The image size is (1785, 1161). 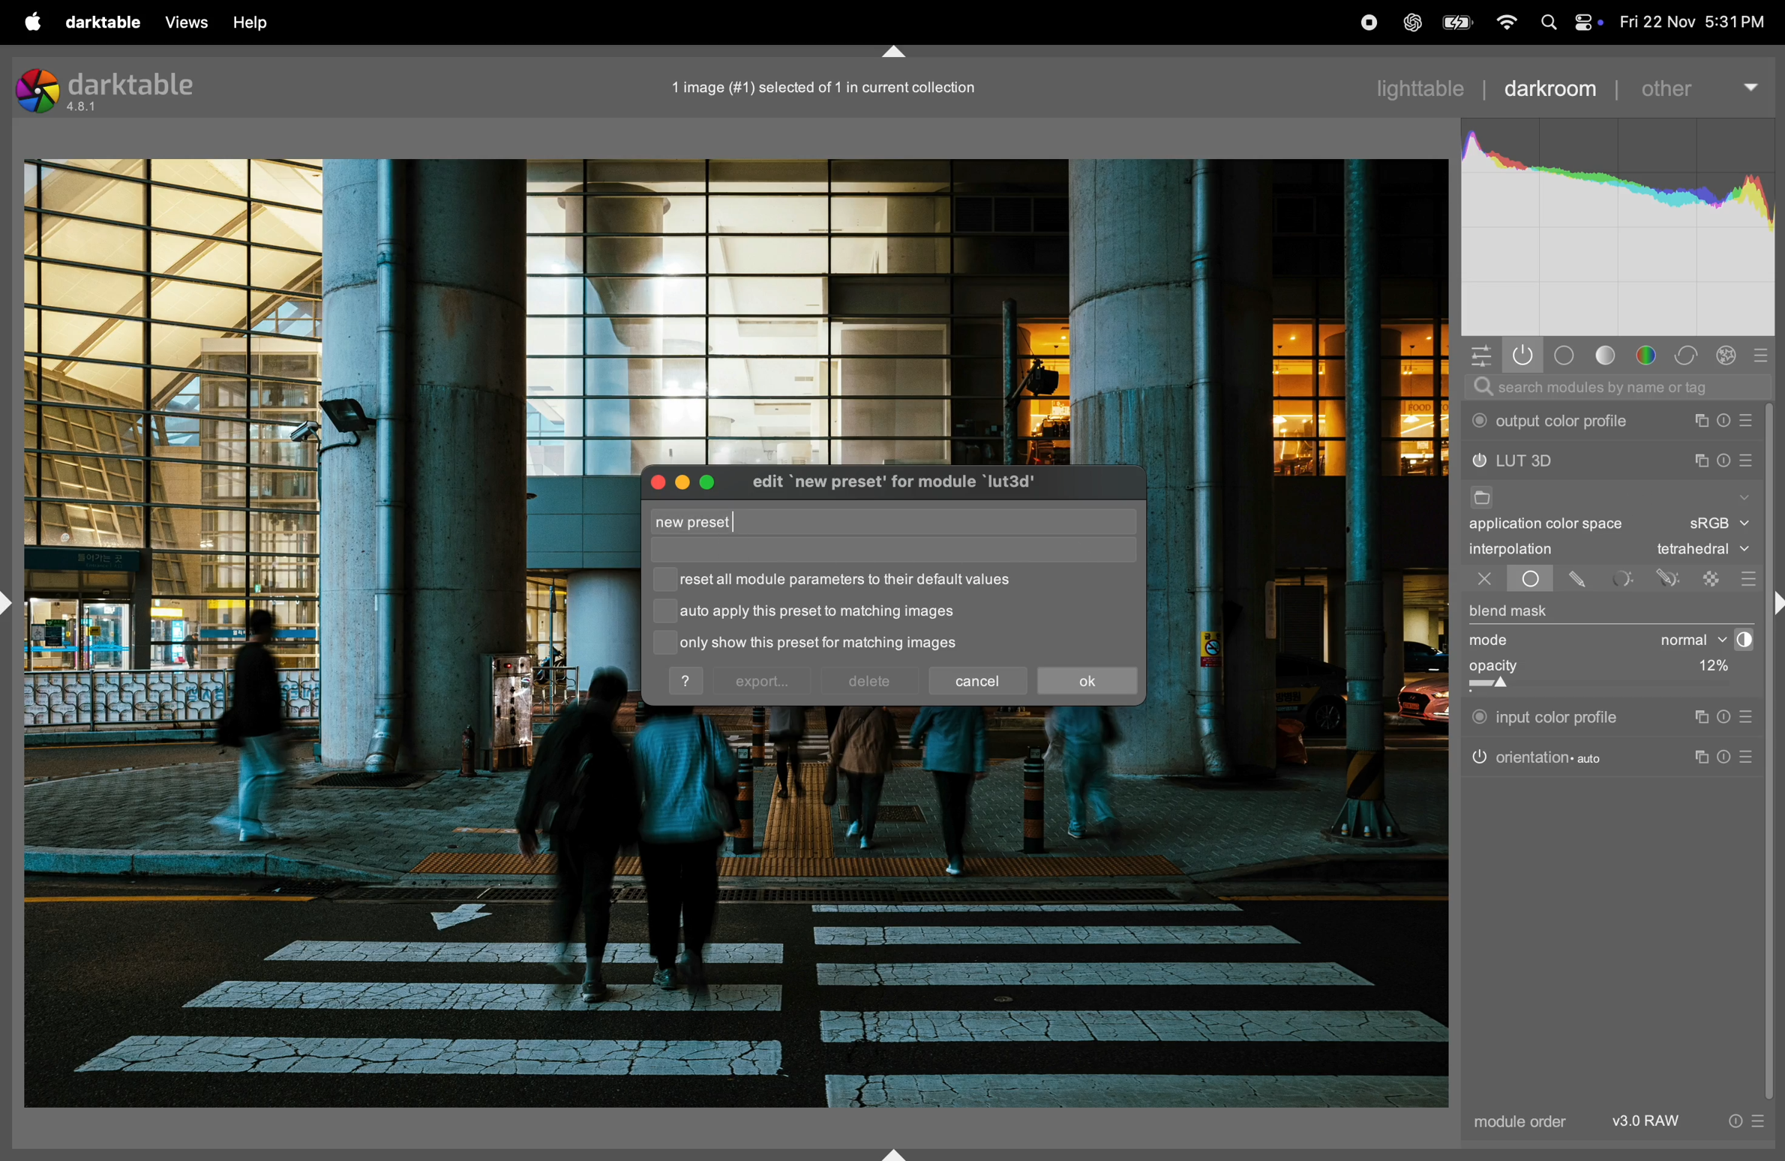 What do you see at coordinates (1740, 640) in the screenshot?
I see `contrast` at bounding box center [1740, 640].